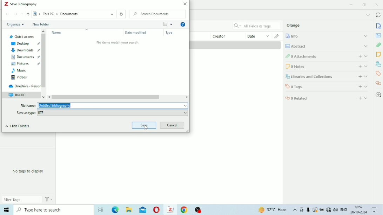 This screenshot has height=215, width=383. I want to click on Save Bibliography, so click(21, 4).